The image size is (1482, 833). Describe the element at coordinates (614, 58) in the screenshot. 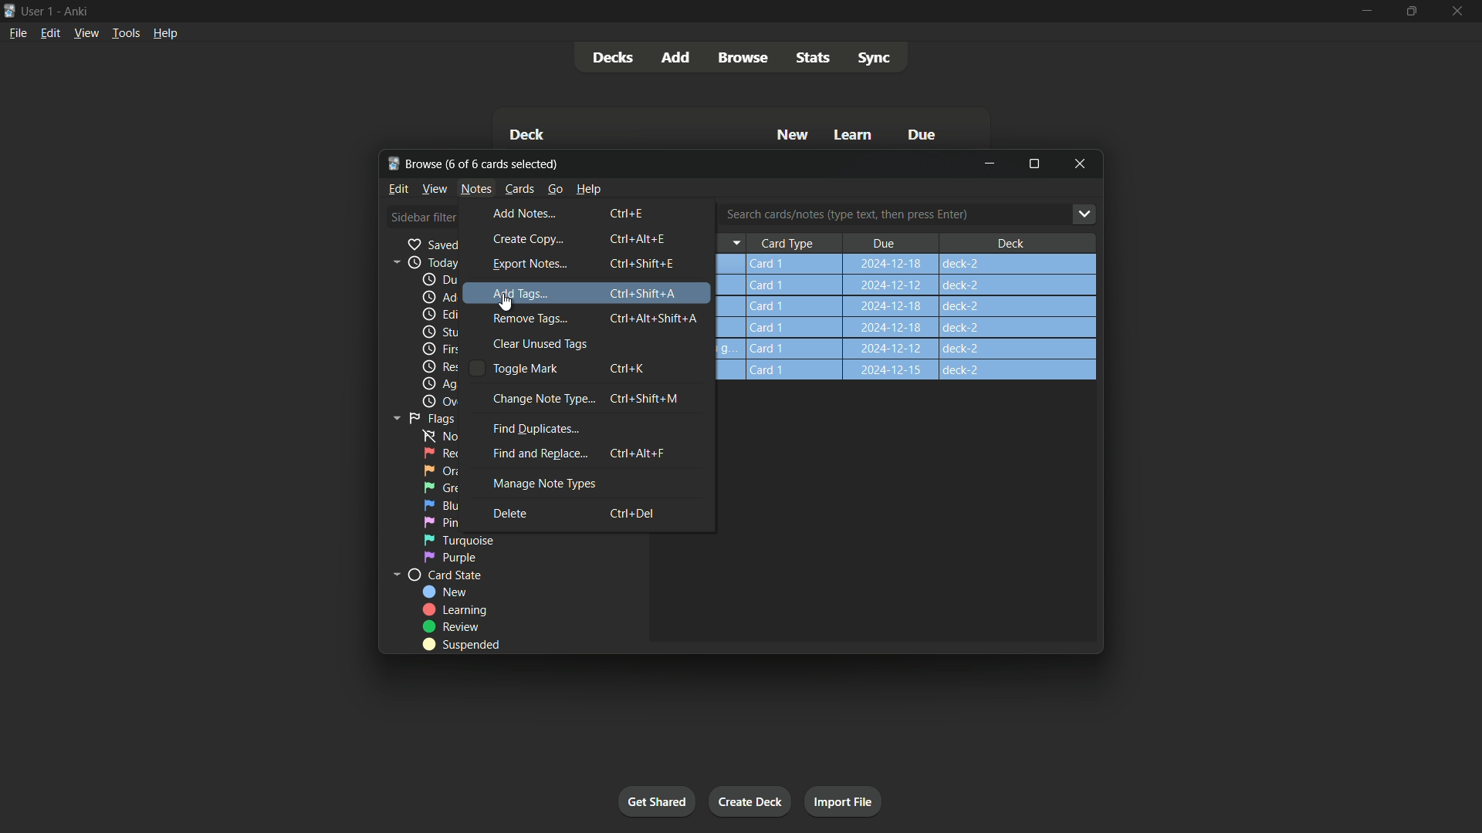

I see `Decks` at that location.